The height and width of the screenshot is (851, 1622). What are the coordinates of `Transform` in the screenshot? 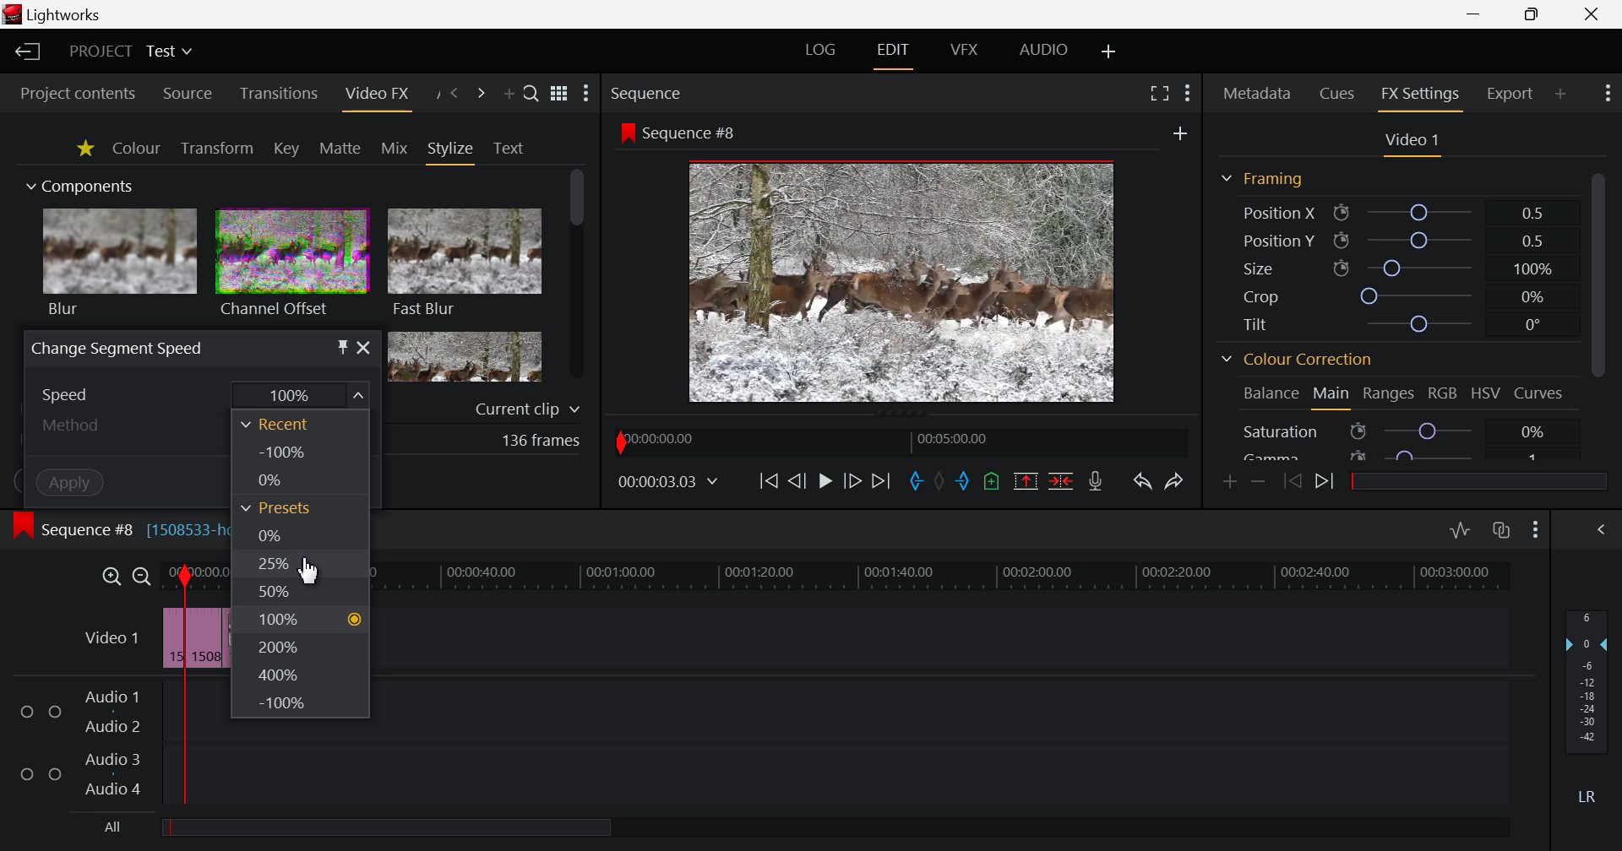 It's located at (216, 148).